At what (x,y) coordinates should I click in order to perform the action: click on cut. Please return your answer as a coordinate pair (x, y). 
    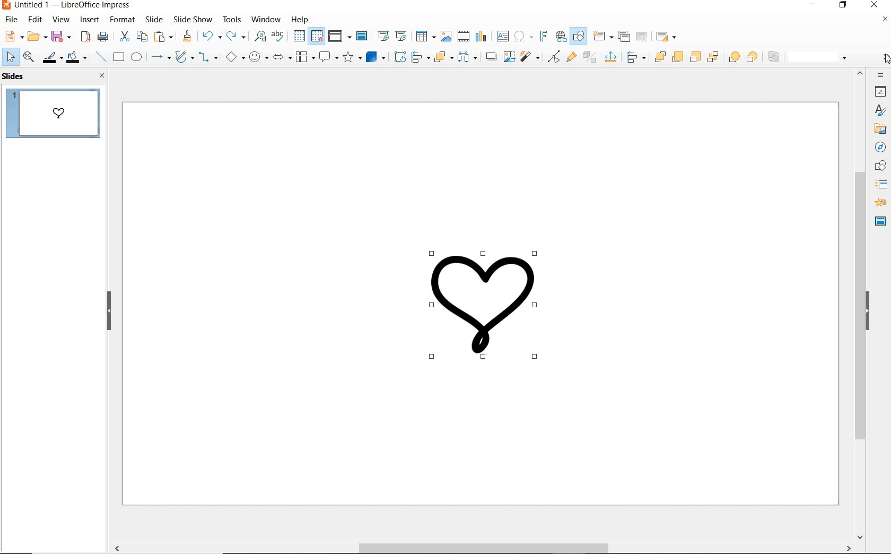
    Looking at the image, I should click on (124, 36).